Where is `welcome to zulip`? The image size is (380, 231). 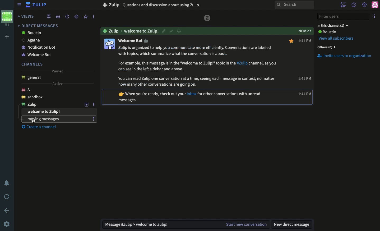
welcome to zulip is located at coordinates (142, 31).